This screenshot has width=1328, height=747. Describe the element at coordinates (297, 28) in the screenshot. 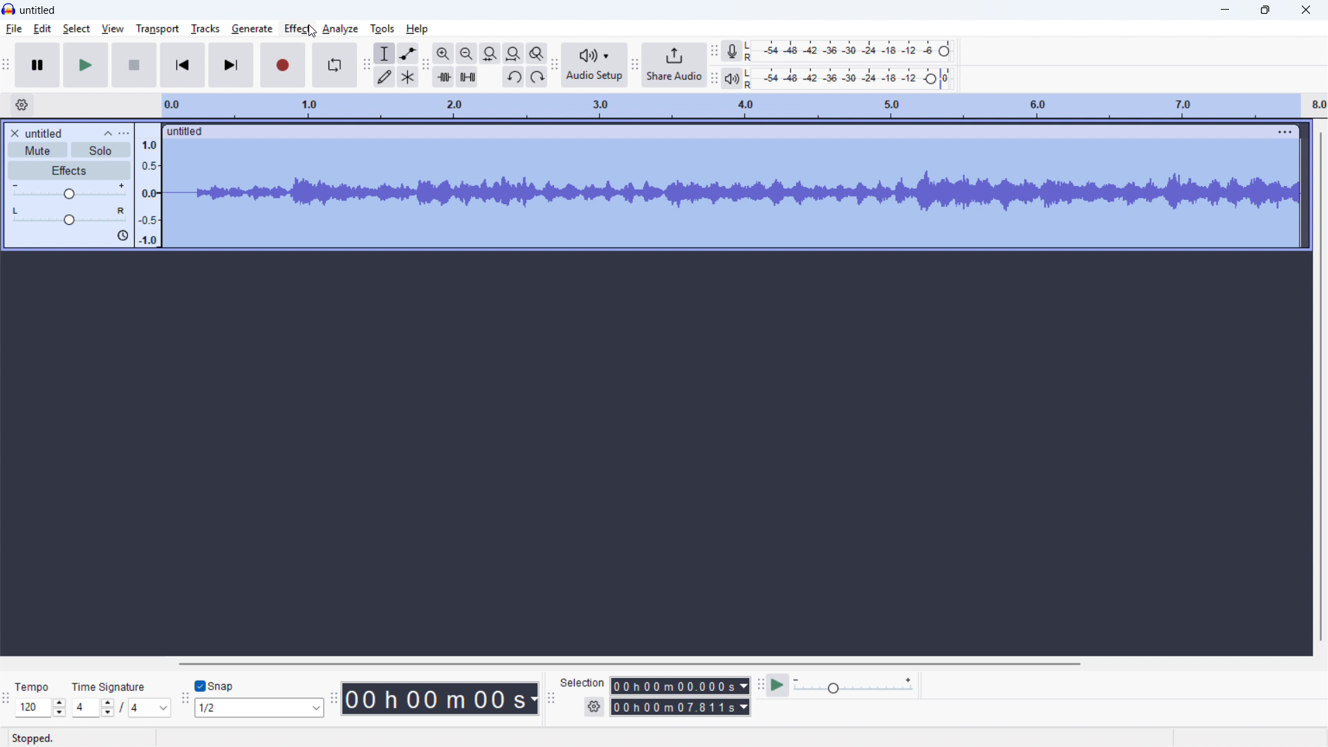

I see `effect` at that location.